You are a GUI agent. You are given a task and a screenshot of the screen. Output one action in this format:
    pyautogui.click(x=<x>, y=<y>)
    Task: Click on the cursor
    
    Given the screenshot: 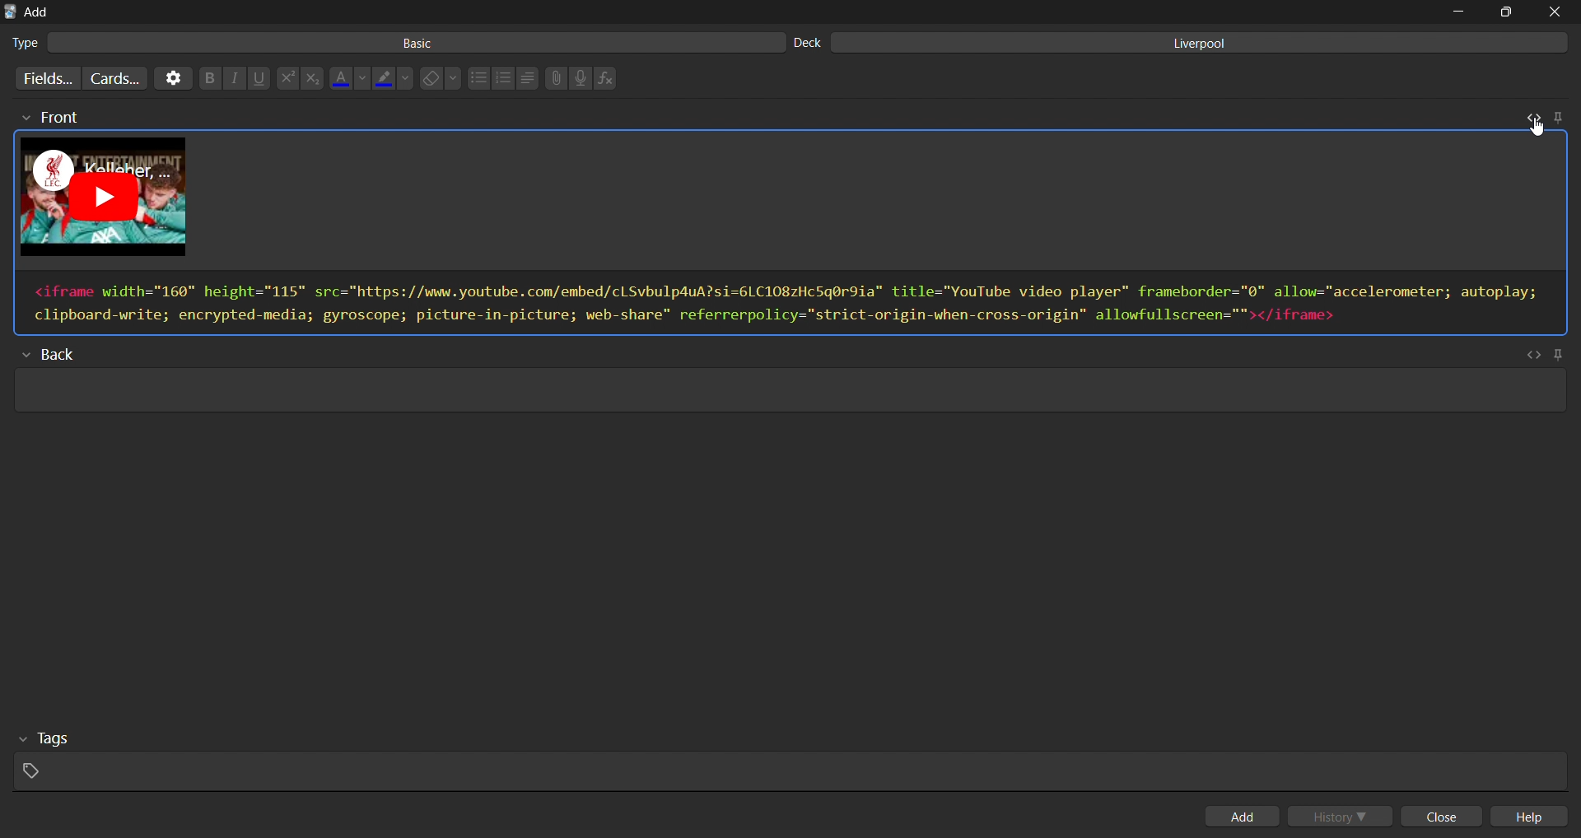 What is the action you would take?
    pyautogui.click(x=1533, y=126)
    